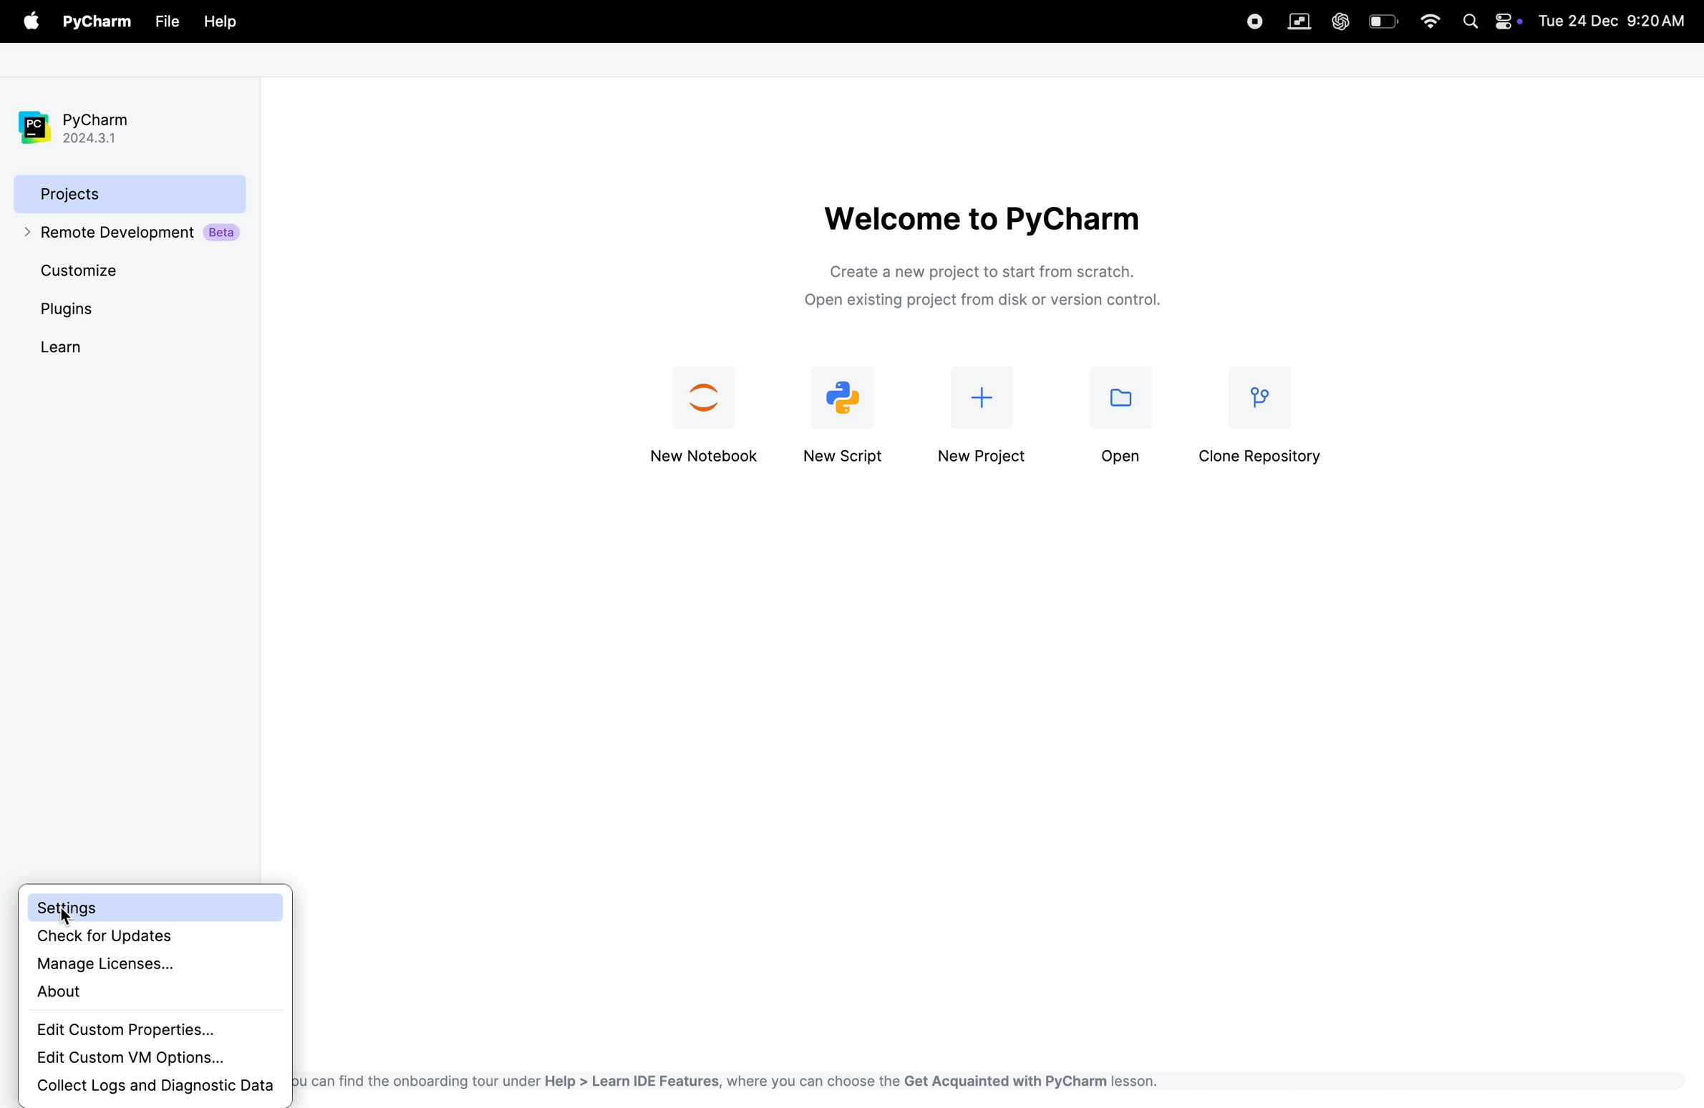 The height and width of the screenshot is (1108, 1704). I want to click on help, so click(220, 23).